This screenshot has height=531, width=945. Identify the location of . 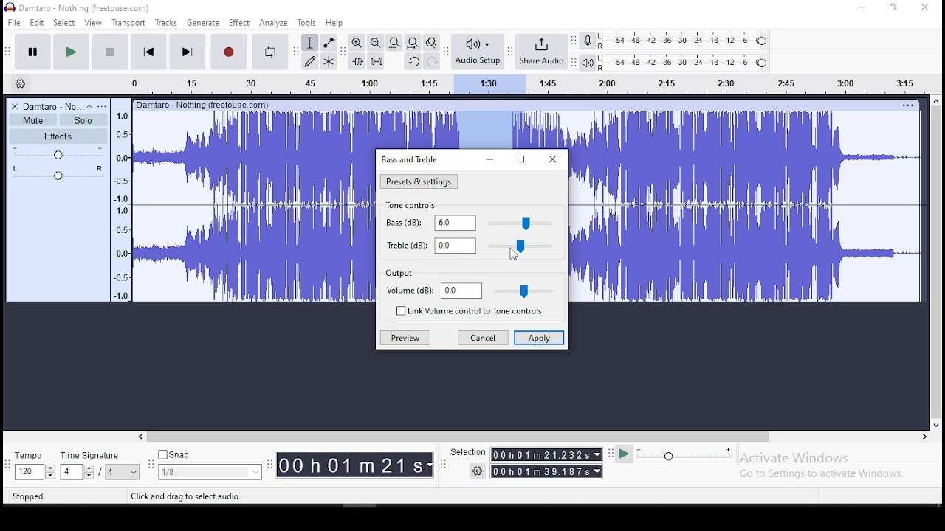
(572, 39).